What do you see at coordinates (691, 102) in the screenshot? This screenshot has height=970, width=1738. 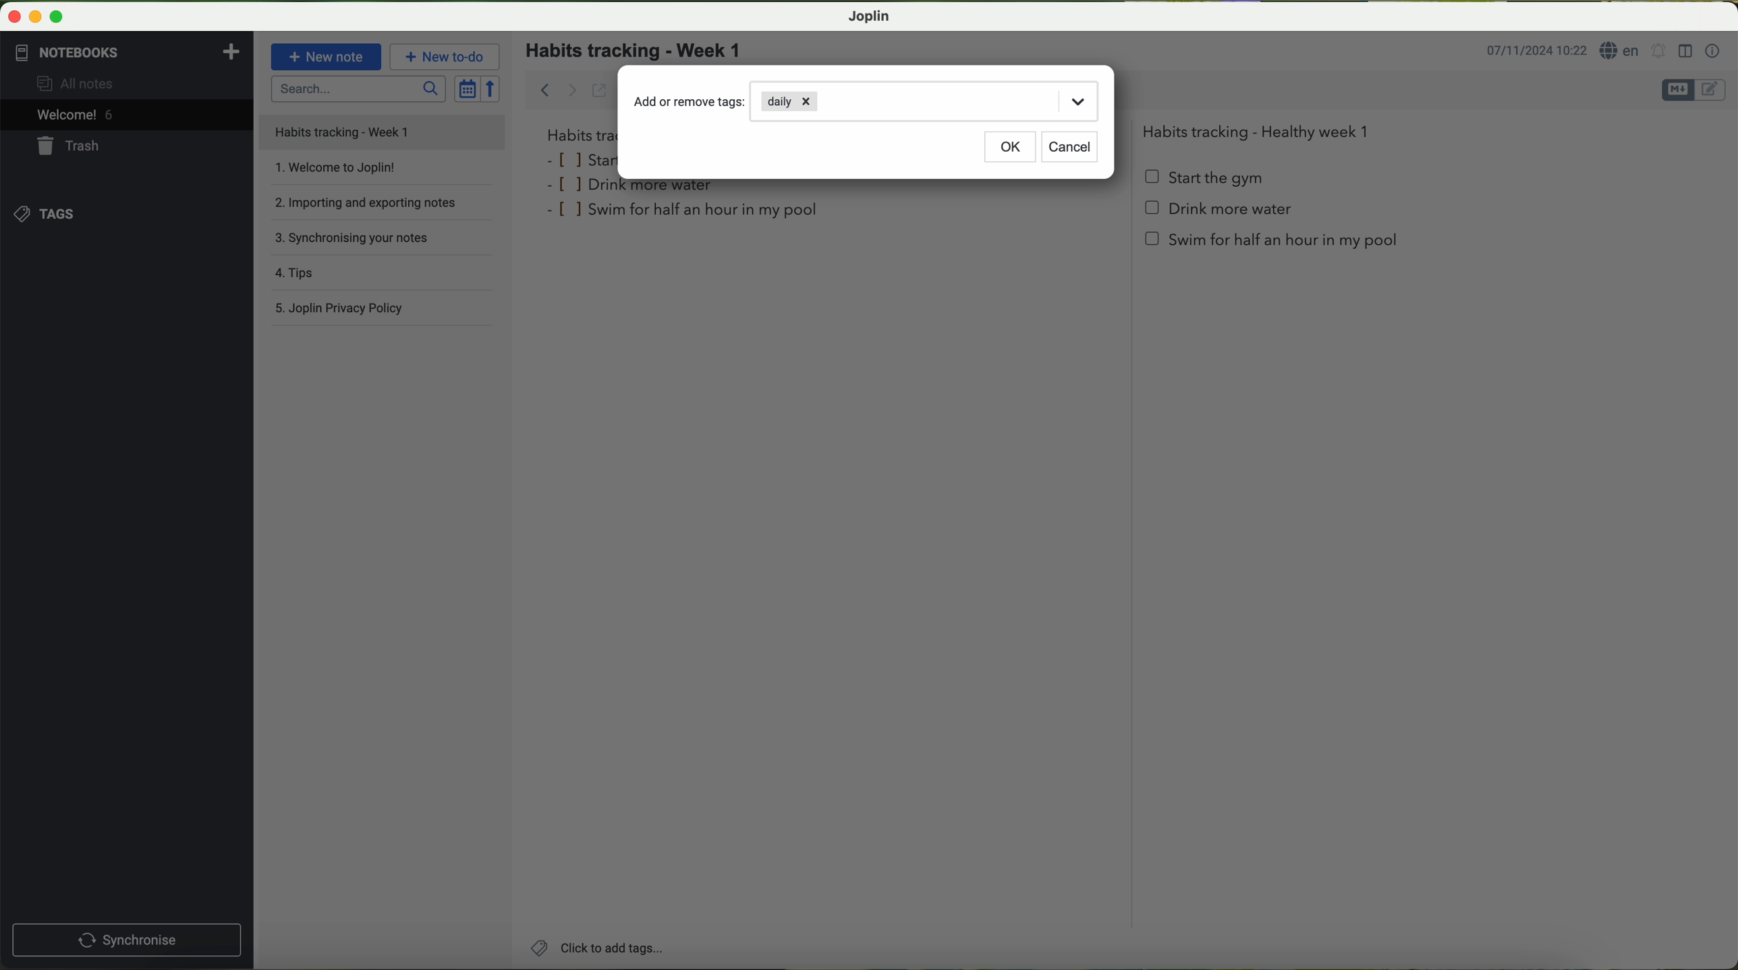 I see `add or remove tags` at bounding box center [691, 102].